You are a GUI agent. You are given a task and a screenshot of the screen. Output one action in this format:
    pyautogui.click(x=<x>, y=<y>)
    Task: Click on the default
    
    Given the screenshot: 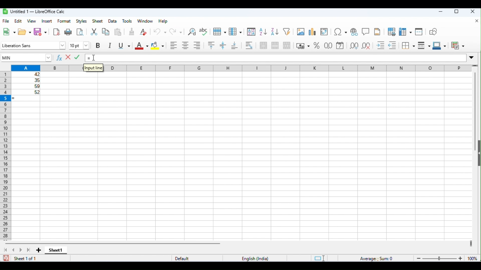 What is the action you would take?
    pyautogui.click(x=182, y=258)
    